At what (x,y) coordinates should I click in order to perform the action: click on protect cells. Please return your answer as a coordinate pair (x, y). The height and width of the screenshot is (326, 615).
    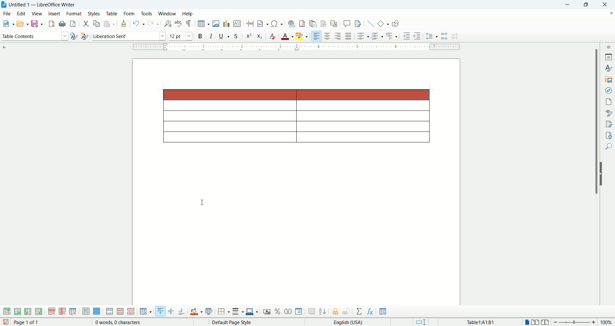
    Looking at the image, I should click on (335, 312).